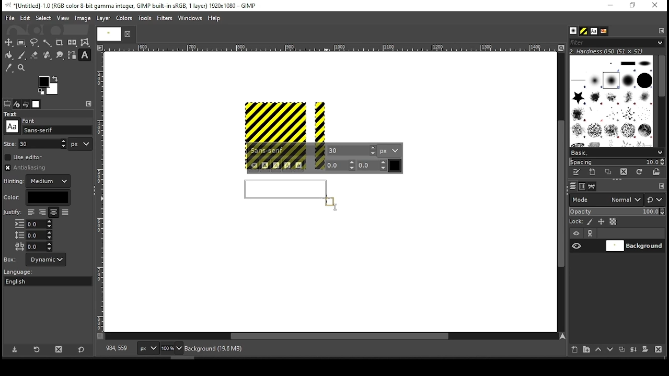 This screenshot has height=376, width=669. Describe the element at coordinates (12, 126) in the screenshot. I see `` at that location.